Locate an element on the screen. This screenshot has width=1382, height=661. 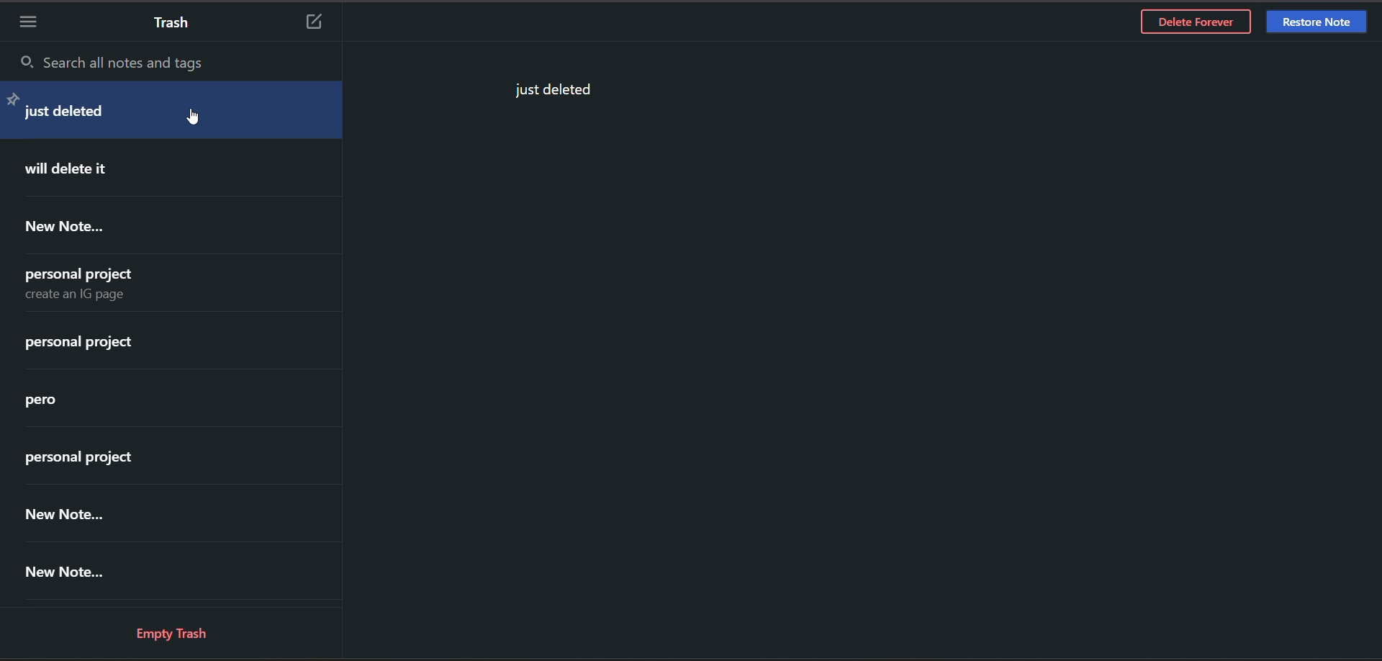
delete forever is located at coordinates (1195, 24).